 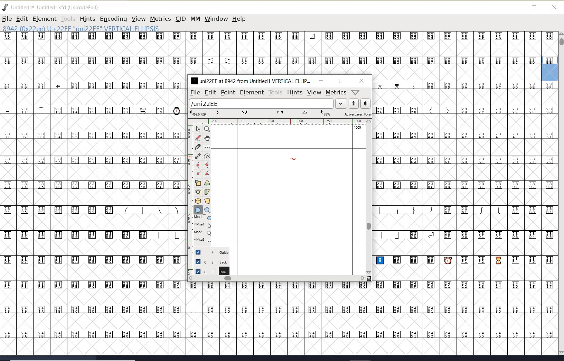 I want to click on cut splines in two, so click(x=198, y=147).